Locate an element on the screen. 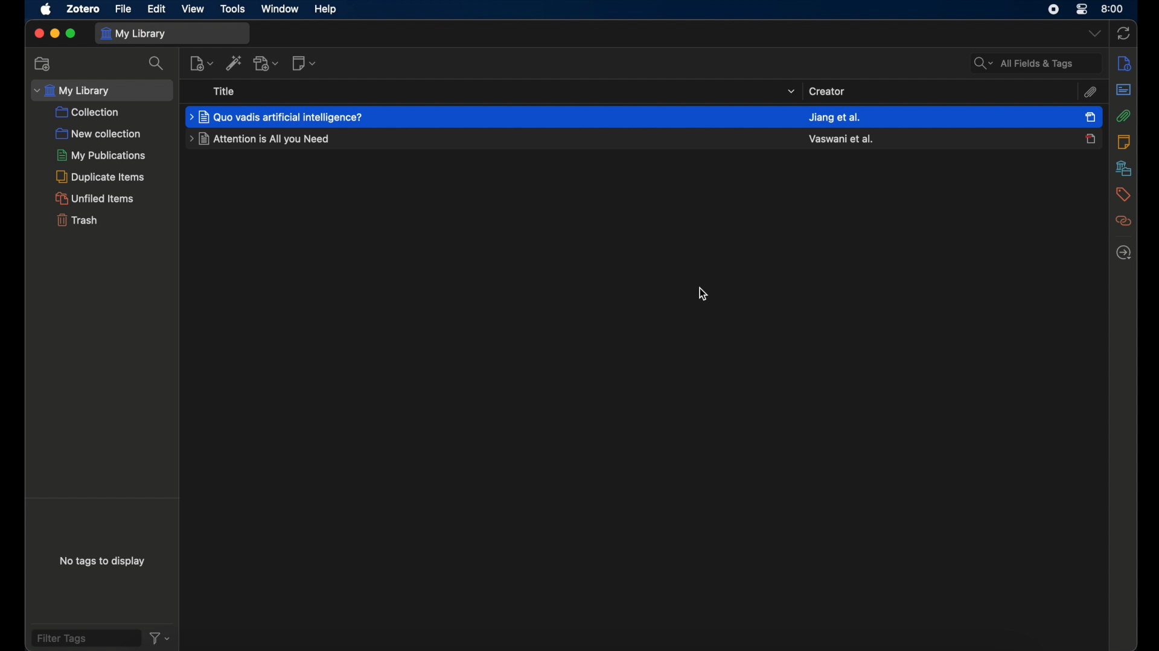 This screenshot has height=651, width=1159. edit is located at coordinates (157, 8).